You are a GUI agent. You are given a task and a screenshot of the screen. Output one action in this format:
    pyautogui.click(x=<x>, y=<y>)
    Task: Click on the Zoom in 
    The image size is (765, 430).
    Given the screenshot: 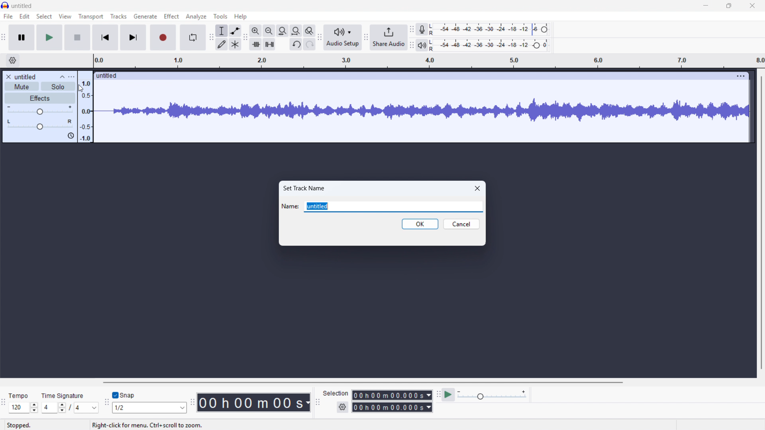 What is the action you would take?
    pyautogui.click(x=256, y=30)
    